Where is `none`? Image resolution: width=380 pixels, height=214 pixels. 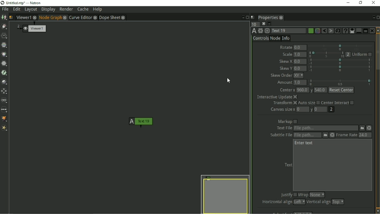
none is located at coordinates (317, 194).